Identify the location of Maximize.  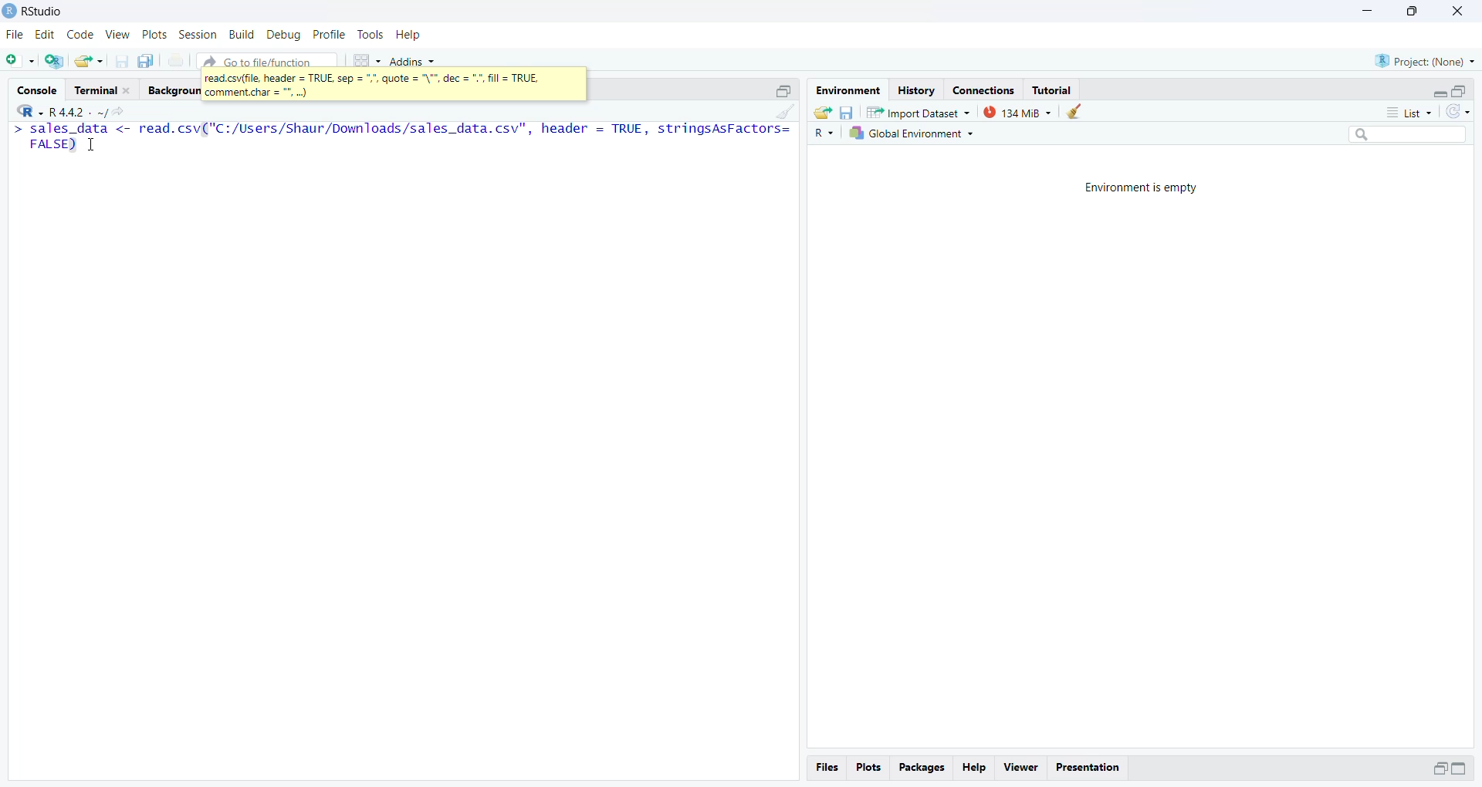
(782, 91).